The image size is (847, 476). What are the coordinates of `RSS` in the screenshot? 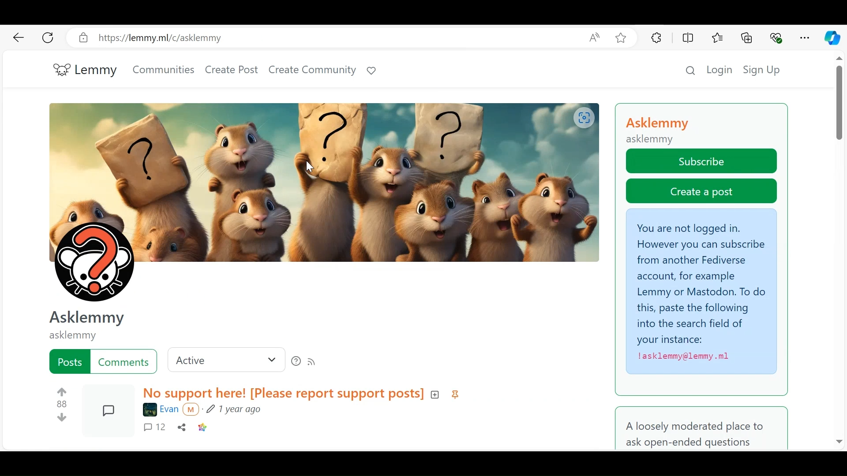 It's located at (313, 363).